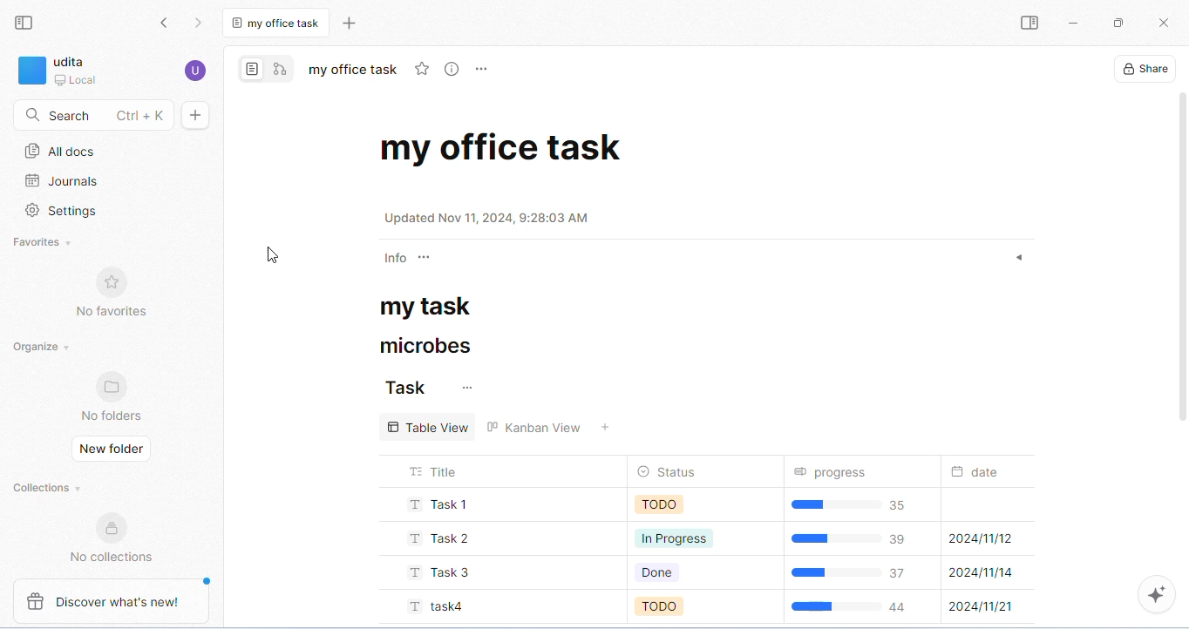 The height and width of the screenshot is (629, 1189). Describe the element at coordinates (65, 210) in the screenshot. I see `settings` at that location.